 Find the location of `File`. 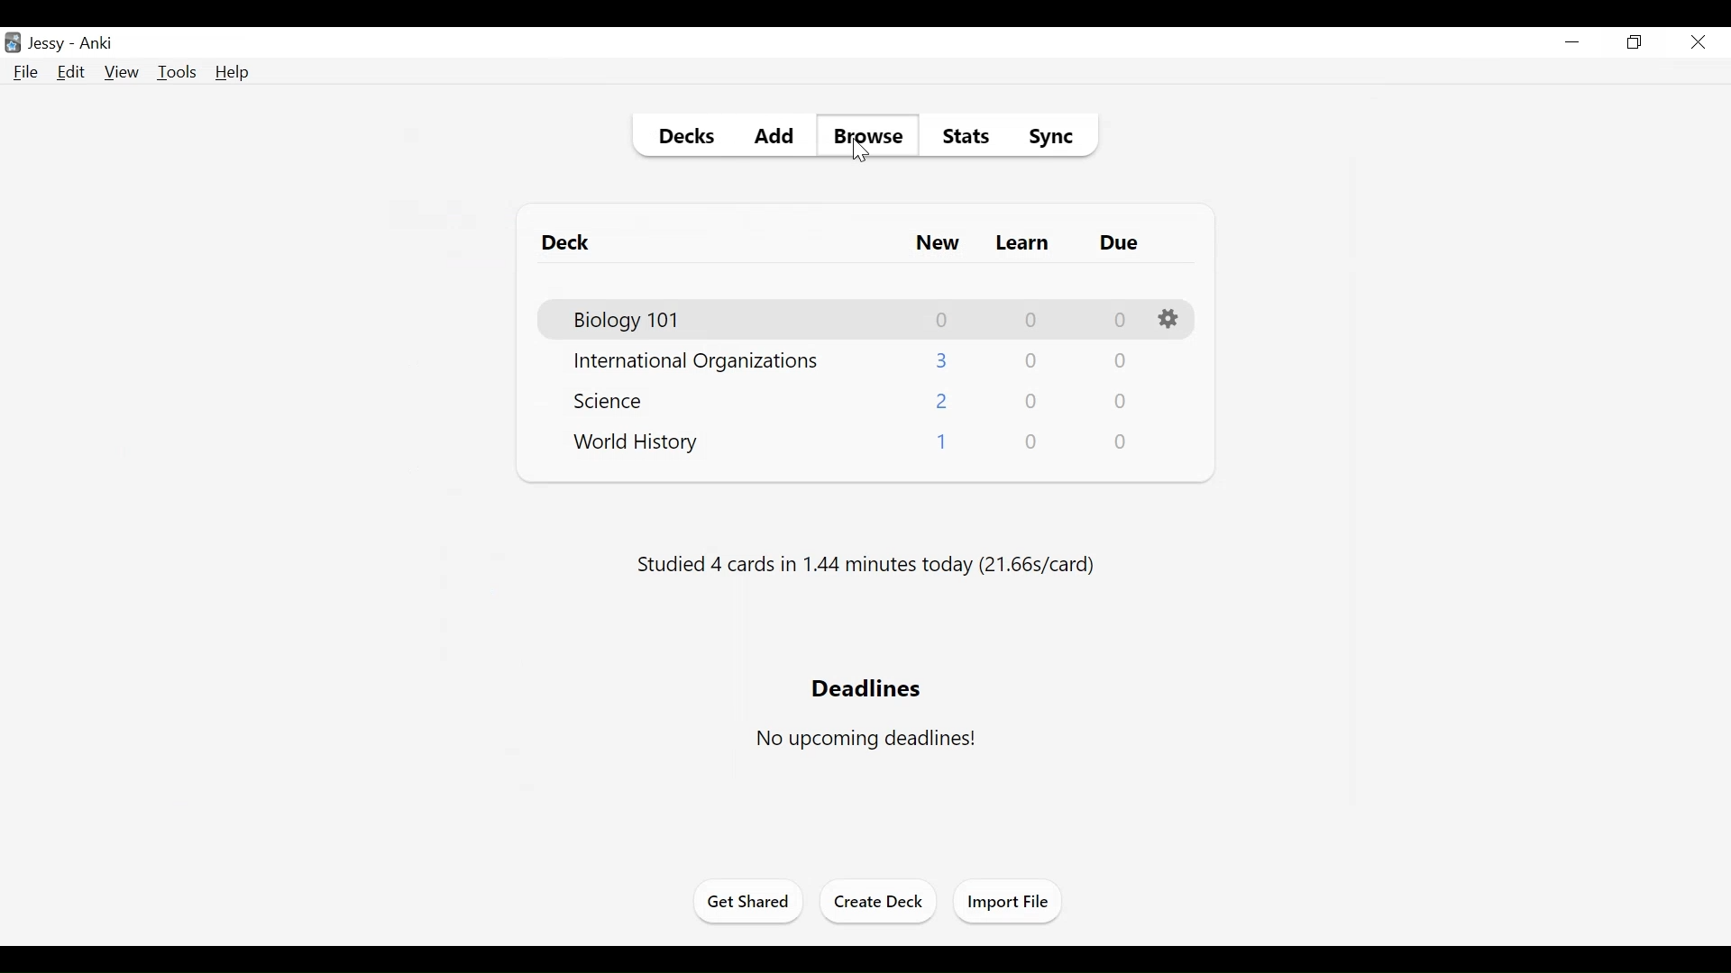

File is located at coordinates (28, 73).